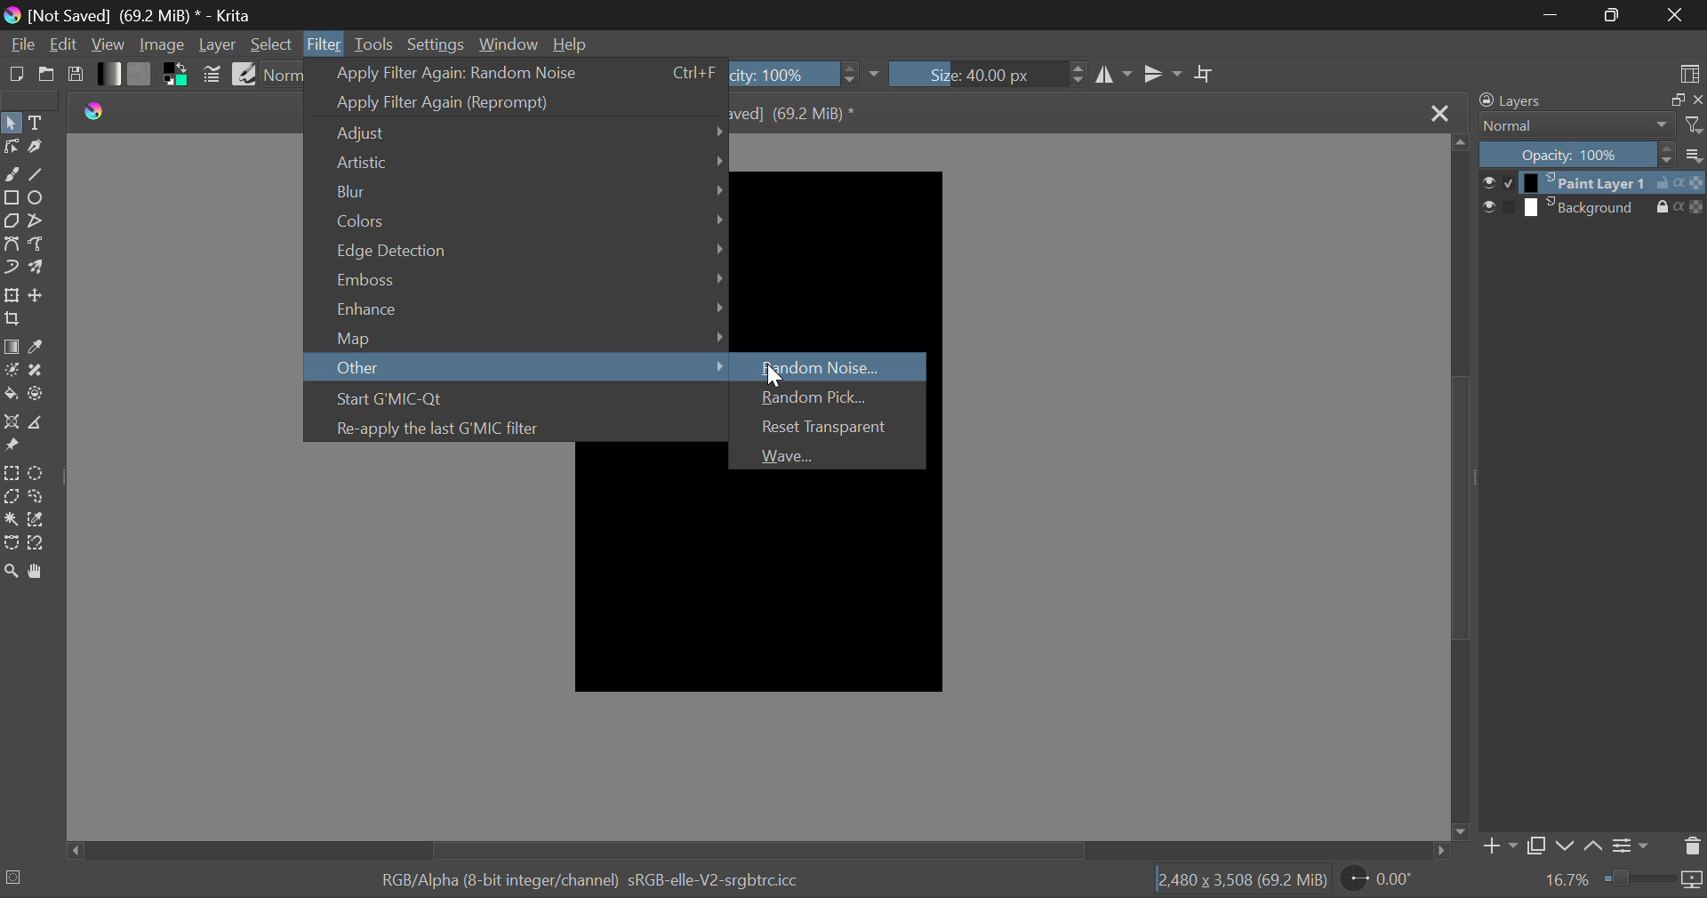 Image resolution: width=1707 pixels, height=898 pixels. I want to click on Select, so click(271, 44).